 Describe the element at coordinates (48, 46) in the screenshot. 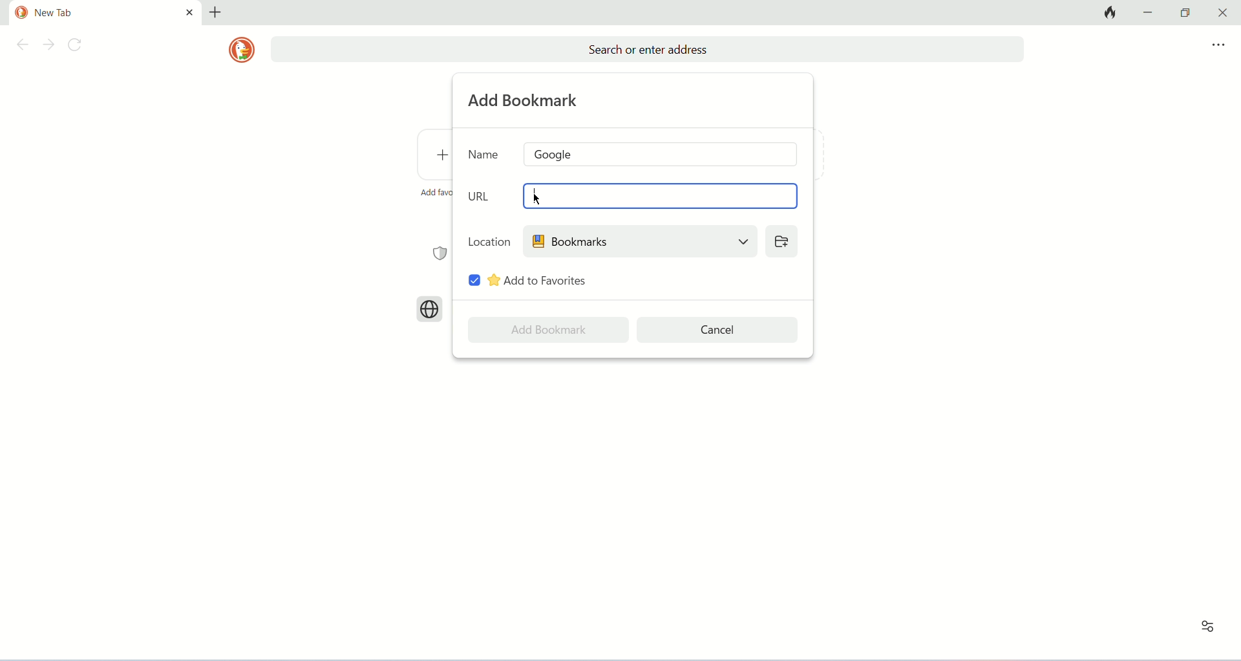

I see `go forward` at that location.